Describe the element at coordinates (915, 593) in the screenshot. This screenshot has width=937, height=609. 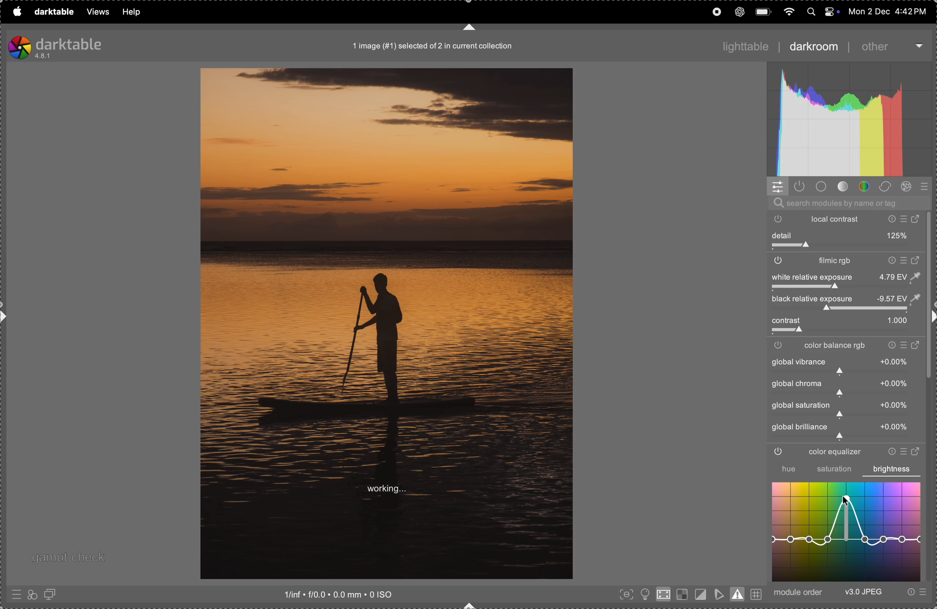
I see `presets` at that location.